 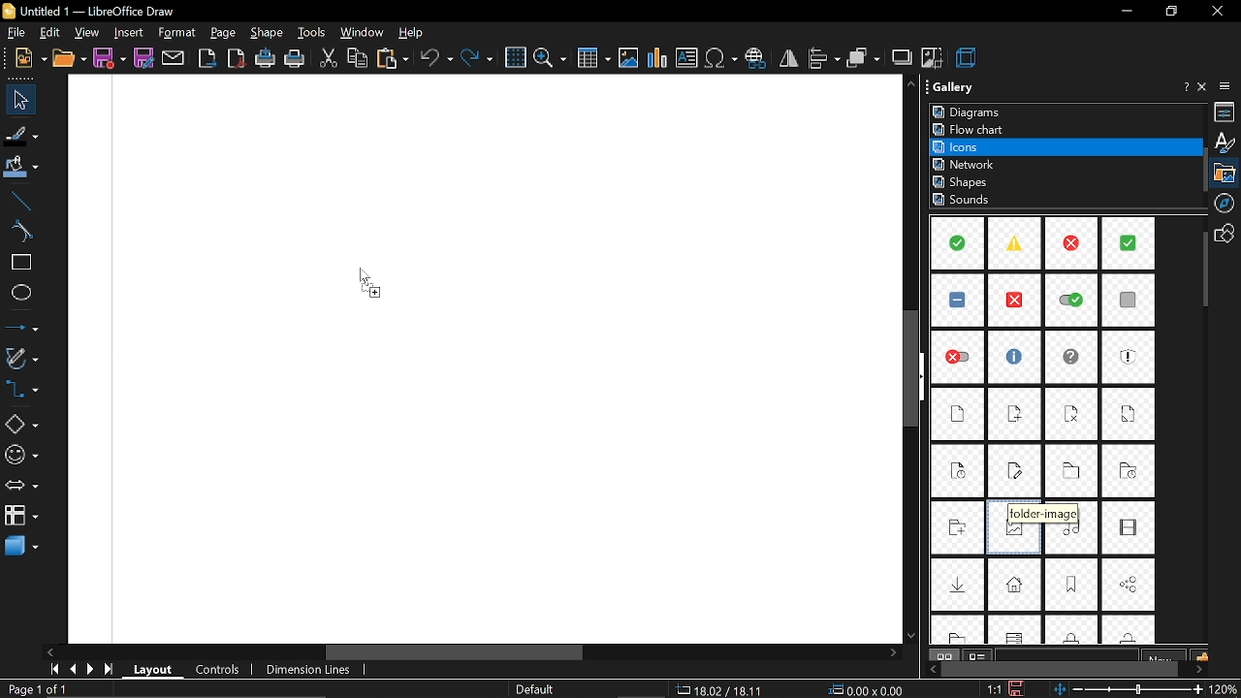 I want to click on gallery, so click(x=1227, y=173).